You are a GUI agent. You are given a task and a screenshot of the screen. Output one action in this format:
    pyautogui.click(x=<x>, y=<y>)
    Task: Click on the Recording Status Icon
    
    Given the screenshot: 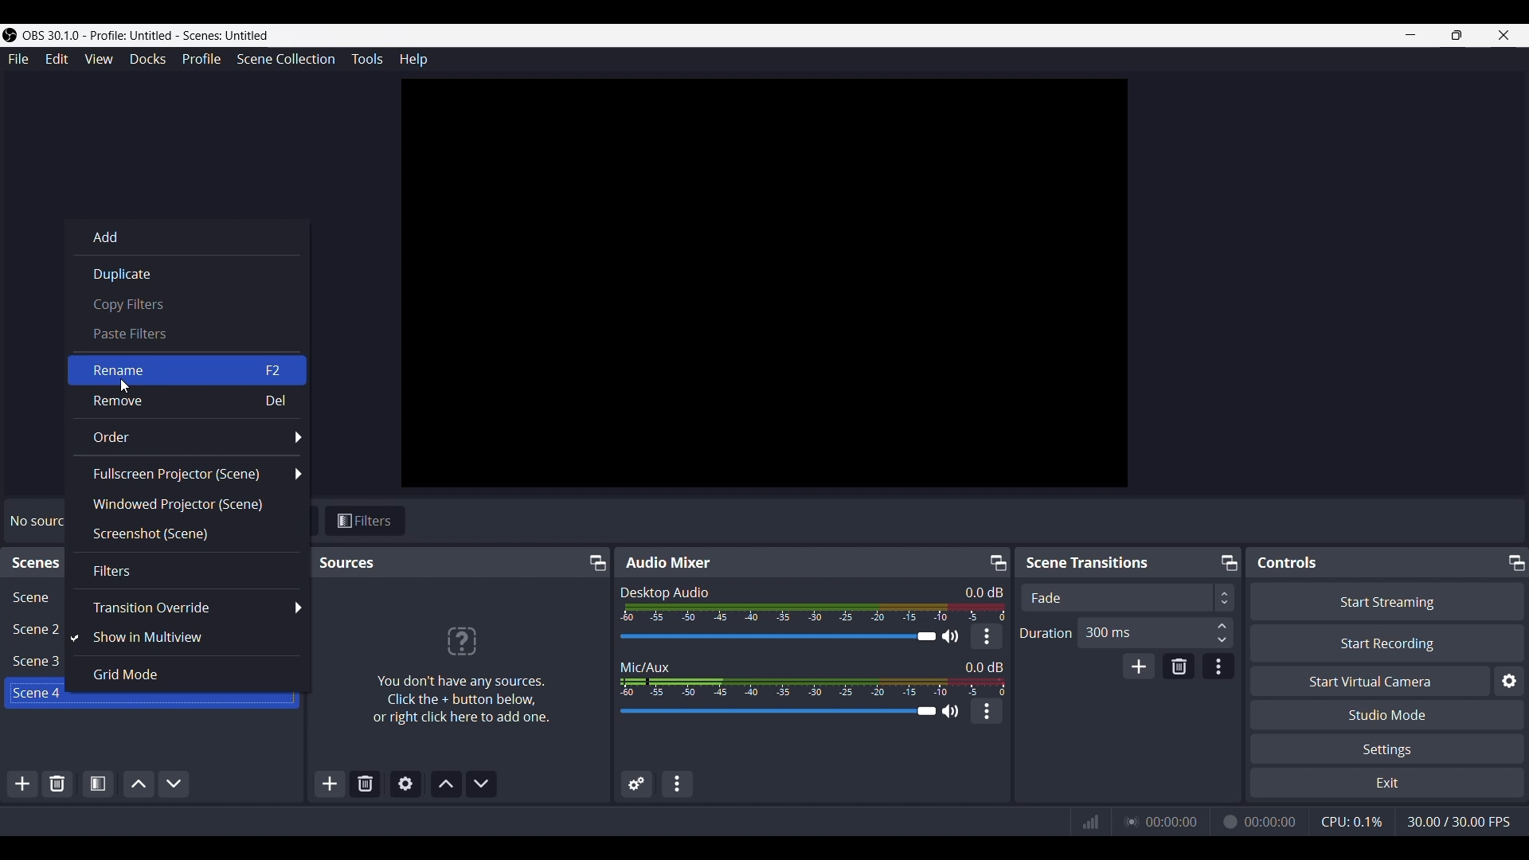 What is the action you would take?
    pyautogui.click(x=1228, y=822)
    